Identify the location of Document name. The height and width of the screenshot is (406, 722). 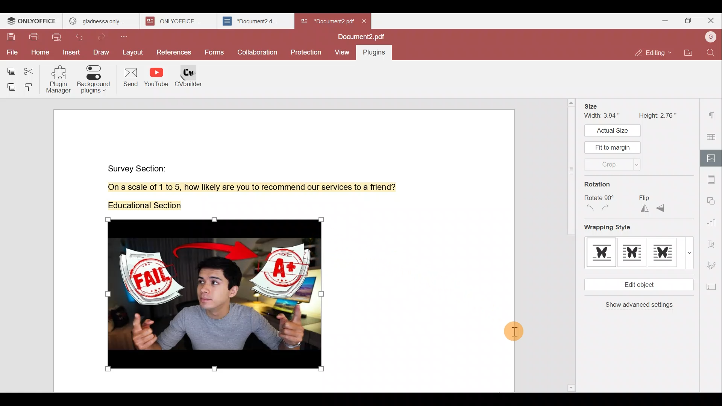
(364, 38).